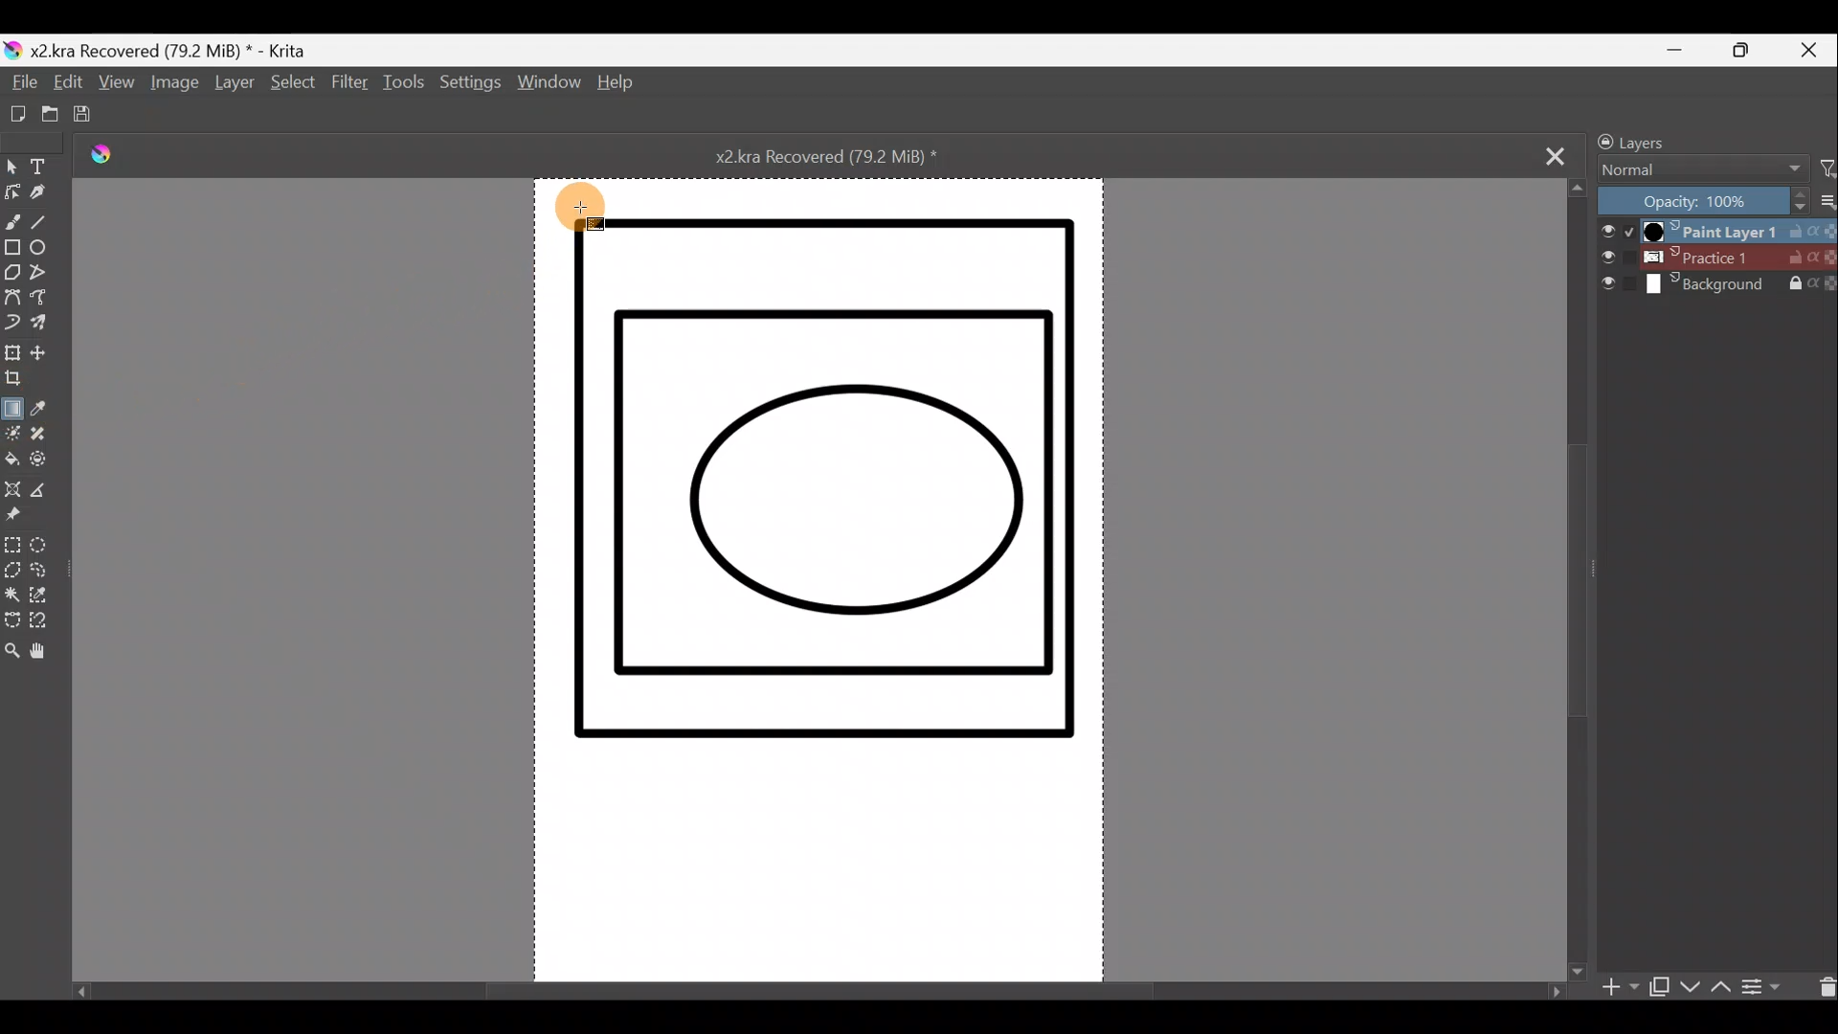 The image size is (1838, 1034). Describe the element at coordinates (290, 83) in the screenshot. I see `Select` at that location.